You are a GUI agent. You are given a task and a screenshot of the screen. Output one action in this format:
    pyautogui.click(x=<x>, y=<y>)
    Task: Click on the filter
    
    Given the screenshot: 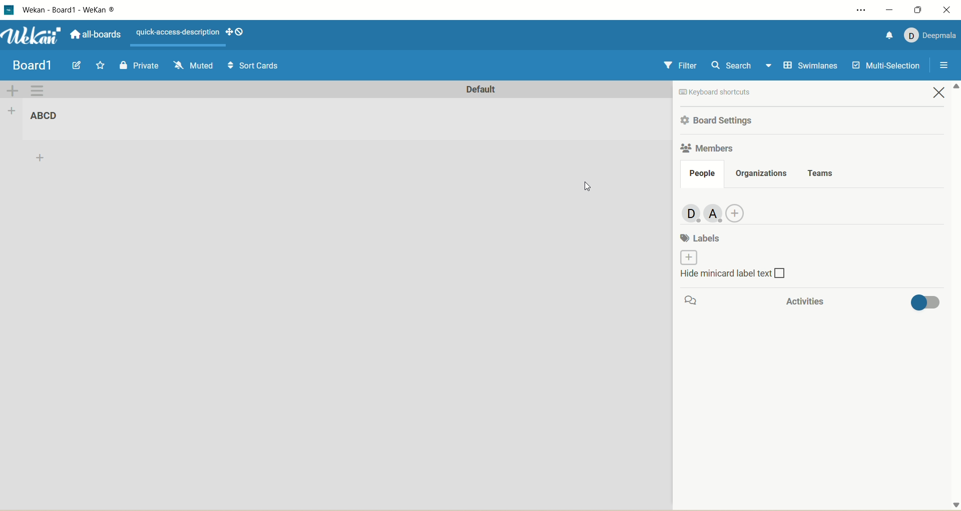 What is the action you would take?
    pyautogui.click(x=680, y=66)
    